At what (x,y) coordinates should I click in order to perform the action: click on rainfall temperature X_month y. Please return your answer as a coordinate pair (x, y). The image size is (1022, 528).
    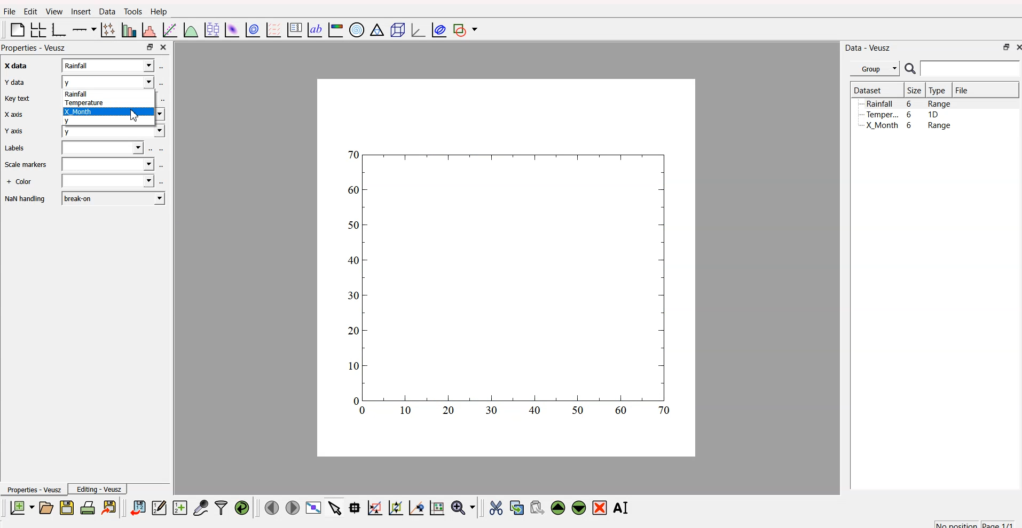
    Looking at the image, I should click on (108, 107).